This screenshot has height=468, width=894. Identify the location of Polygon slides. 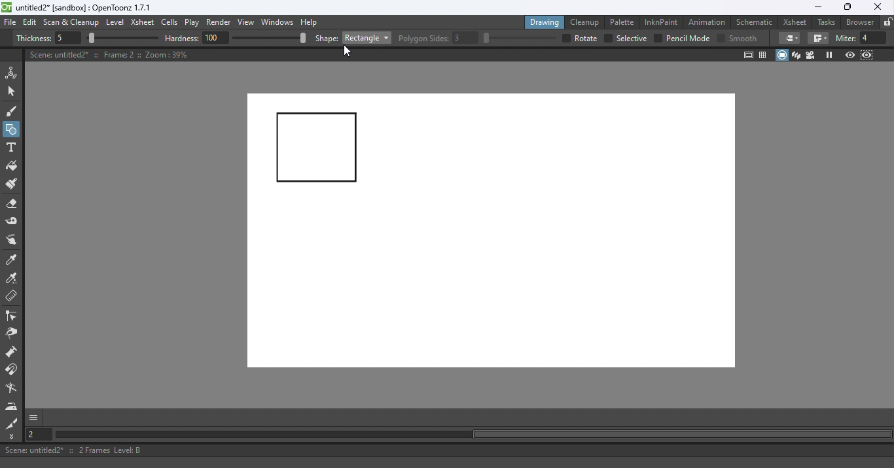
(423, 39).